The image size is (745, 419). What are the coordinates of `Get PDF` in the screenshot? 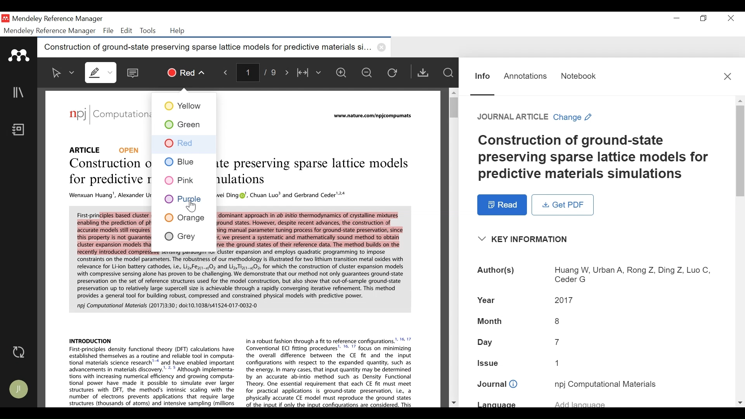 It's located at (425, 72).